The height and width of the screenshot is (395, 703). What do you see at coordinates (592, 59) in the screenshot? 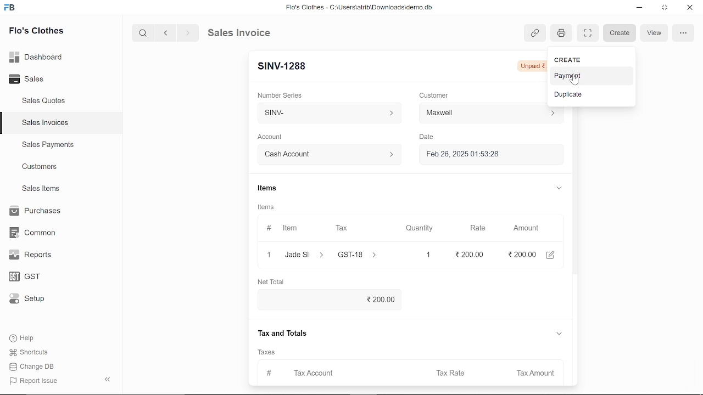
I see `CREATE` at bounding box center [592, 59].